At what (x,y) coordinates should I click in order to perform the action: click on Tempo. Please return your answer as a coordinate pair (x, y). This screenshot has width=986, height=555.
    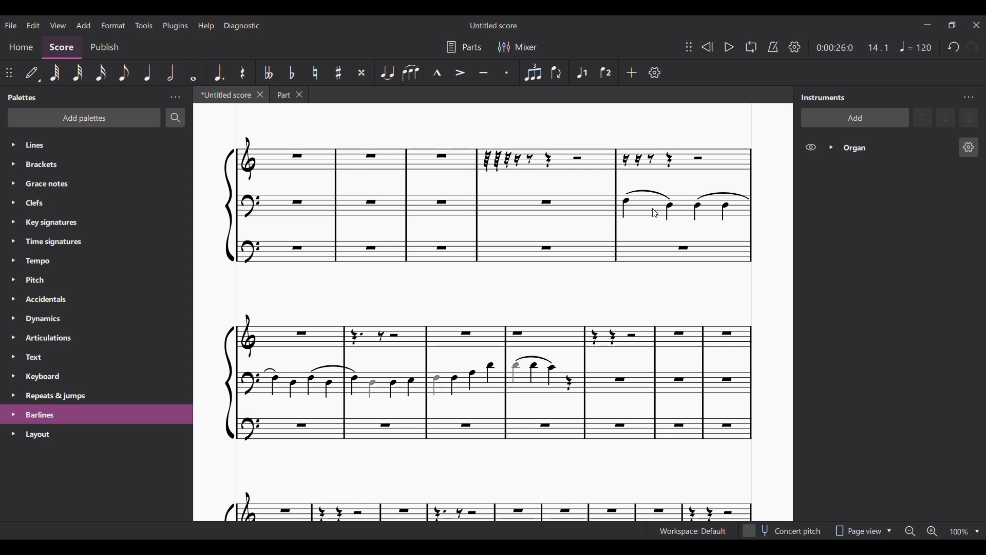
    Looking at the image, I should click on (915, 46).